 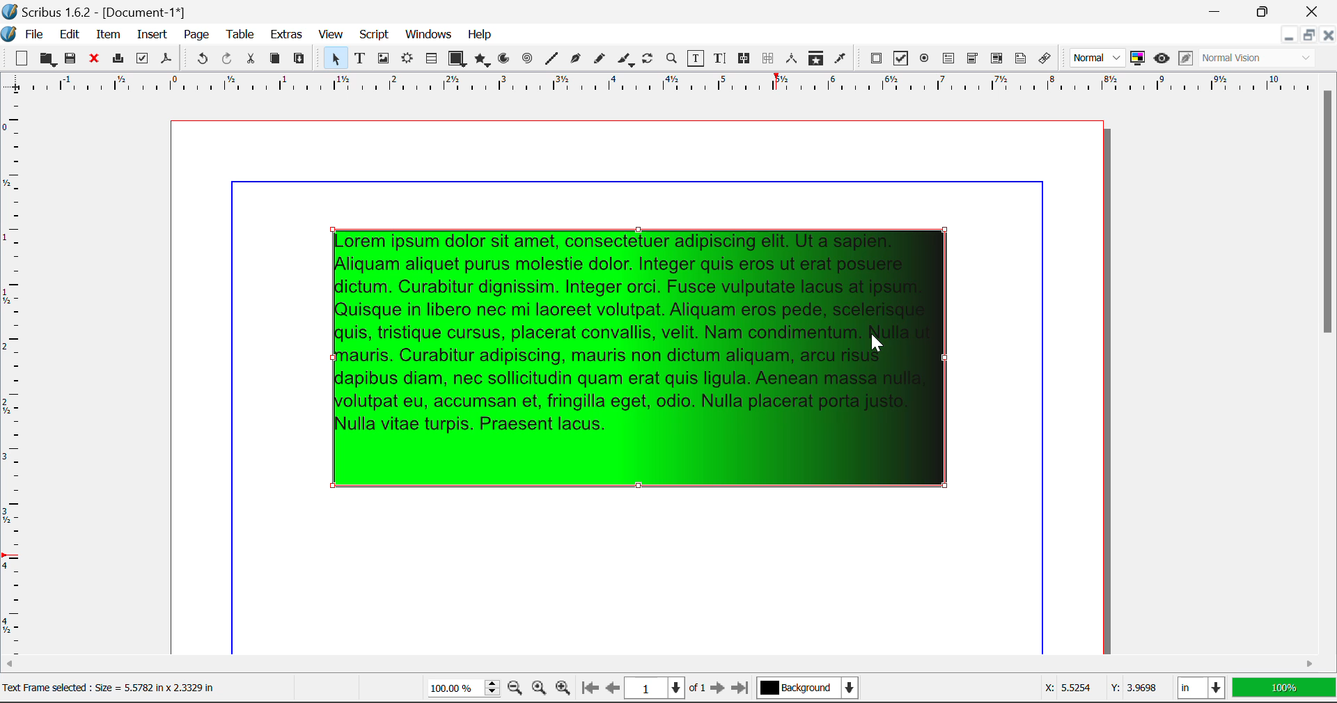 What do you see at coordinates (1162, 58) in the screenshot?
I see `Preview Mode` at bounding box center [1162, 58].